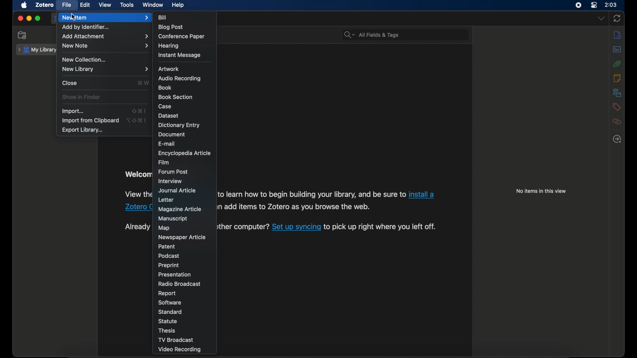 The width and height of the screenshot is (637, 358). What do you see at coordinates (169, 46) in the screenshot?
I see `hearing` at bounding box center [169, 46].